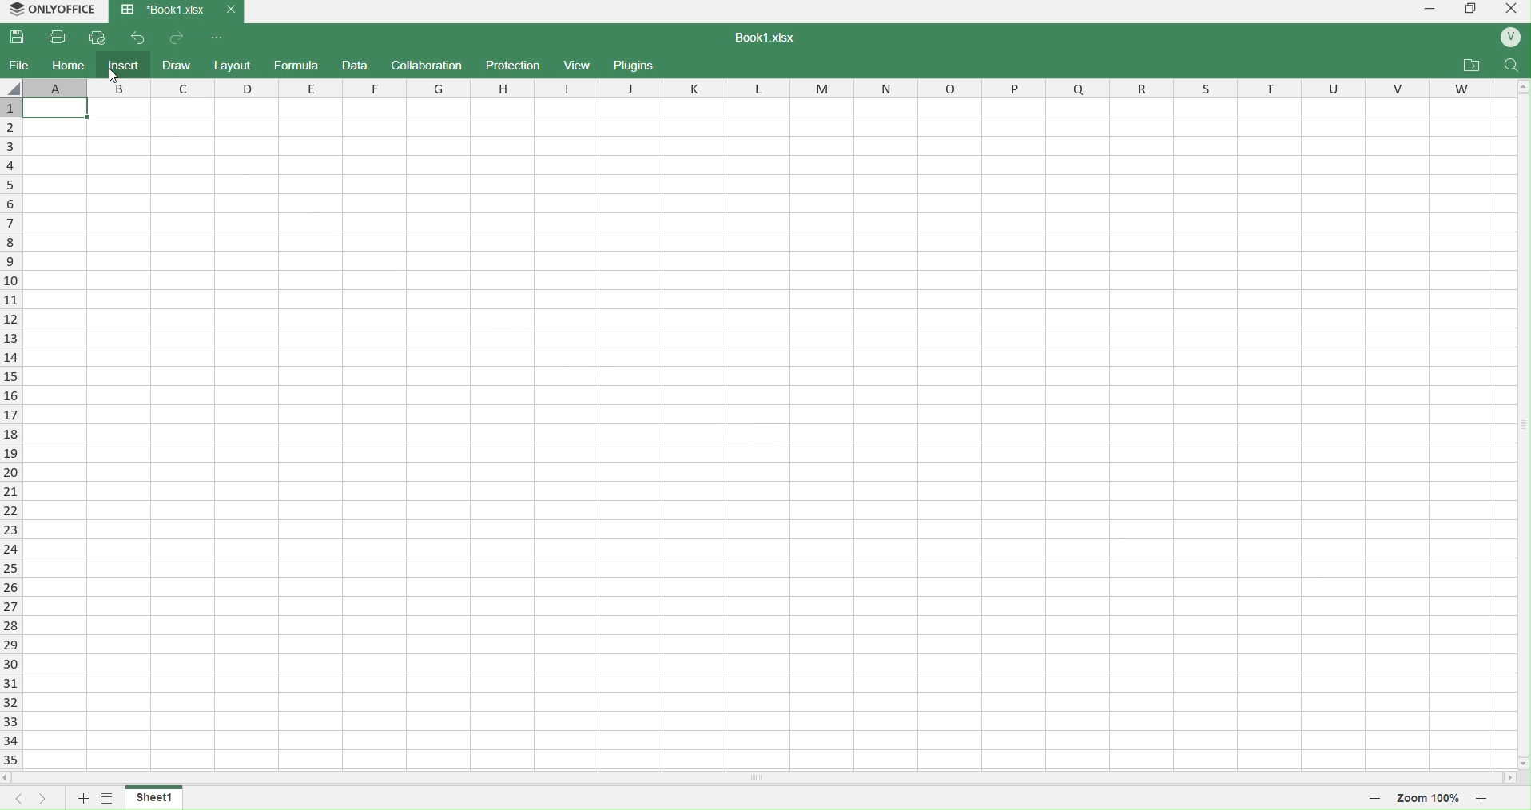 This screenshot has height=810, width=1531. What do you see at coordinates (161, 11) in the screenshot?
I see `Book1.xlsx` at bounding box center [161, 11].